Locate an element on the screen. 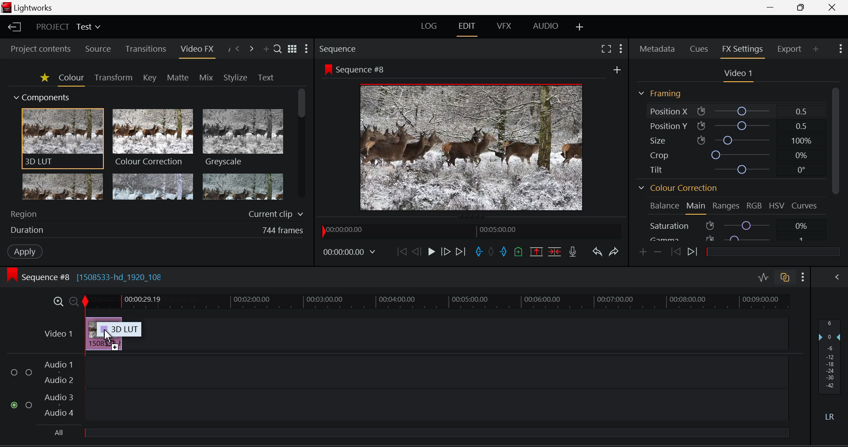 This screenshot has height=447, width=848. Mark Cue is located at coordinates (518, 251).